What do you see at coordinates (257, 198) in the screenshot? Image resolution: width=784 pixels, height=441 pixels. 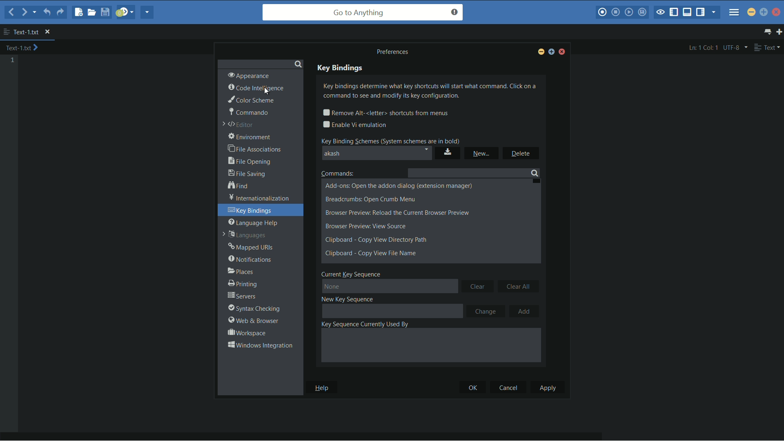 I see `internationalization` at bounding box center [257, 198].